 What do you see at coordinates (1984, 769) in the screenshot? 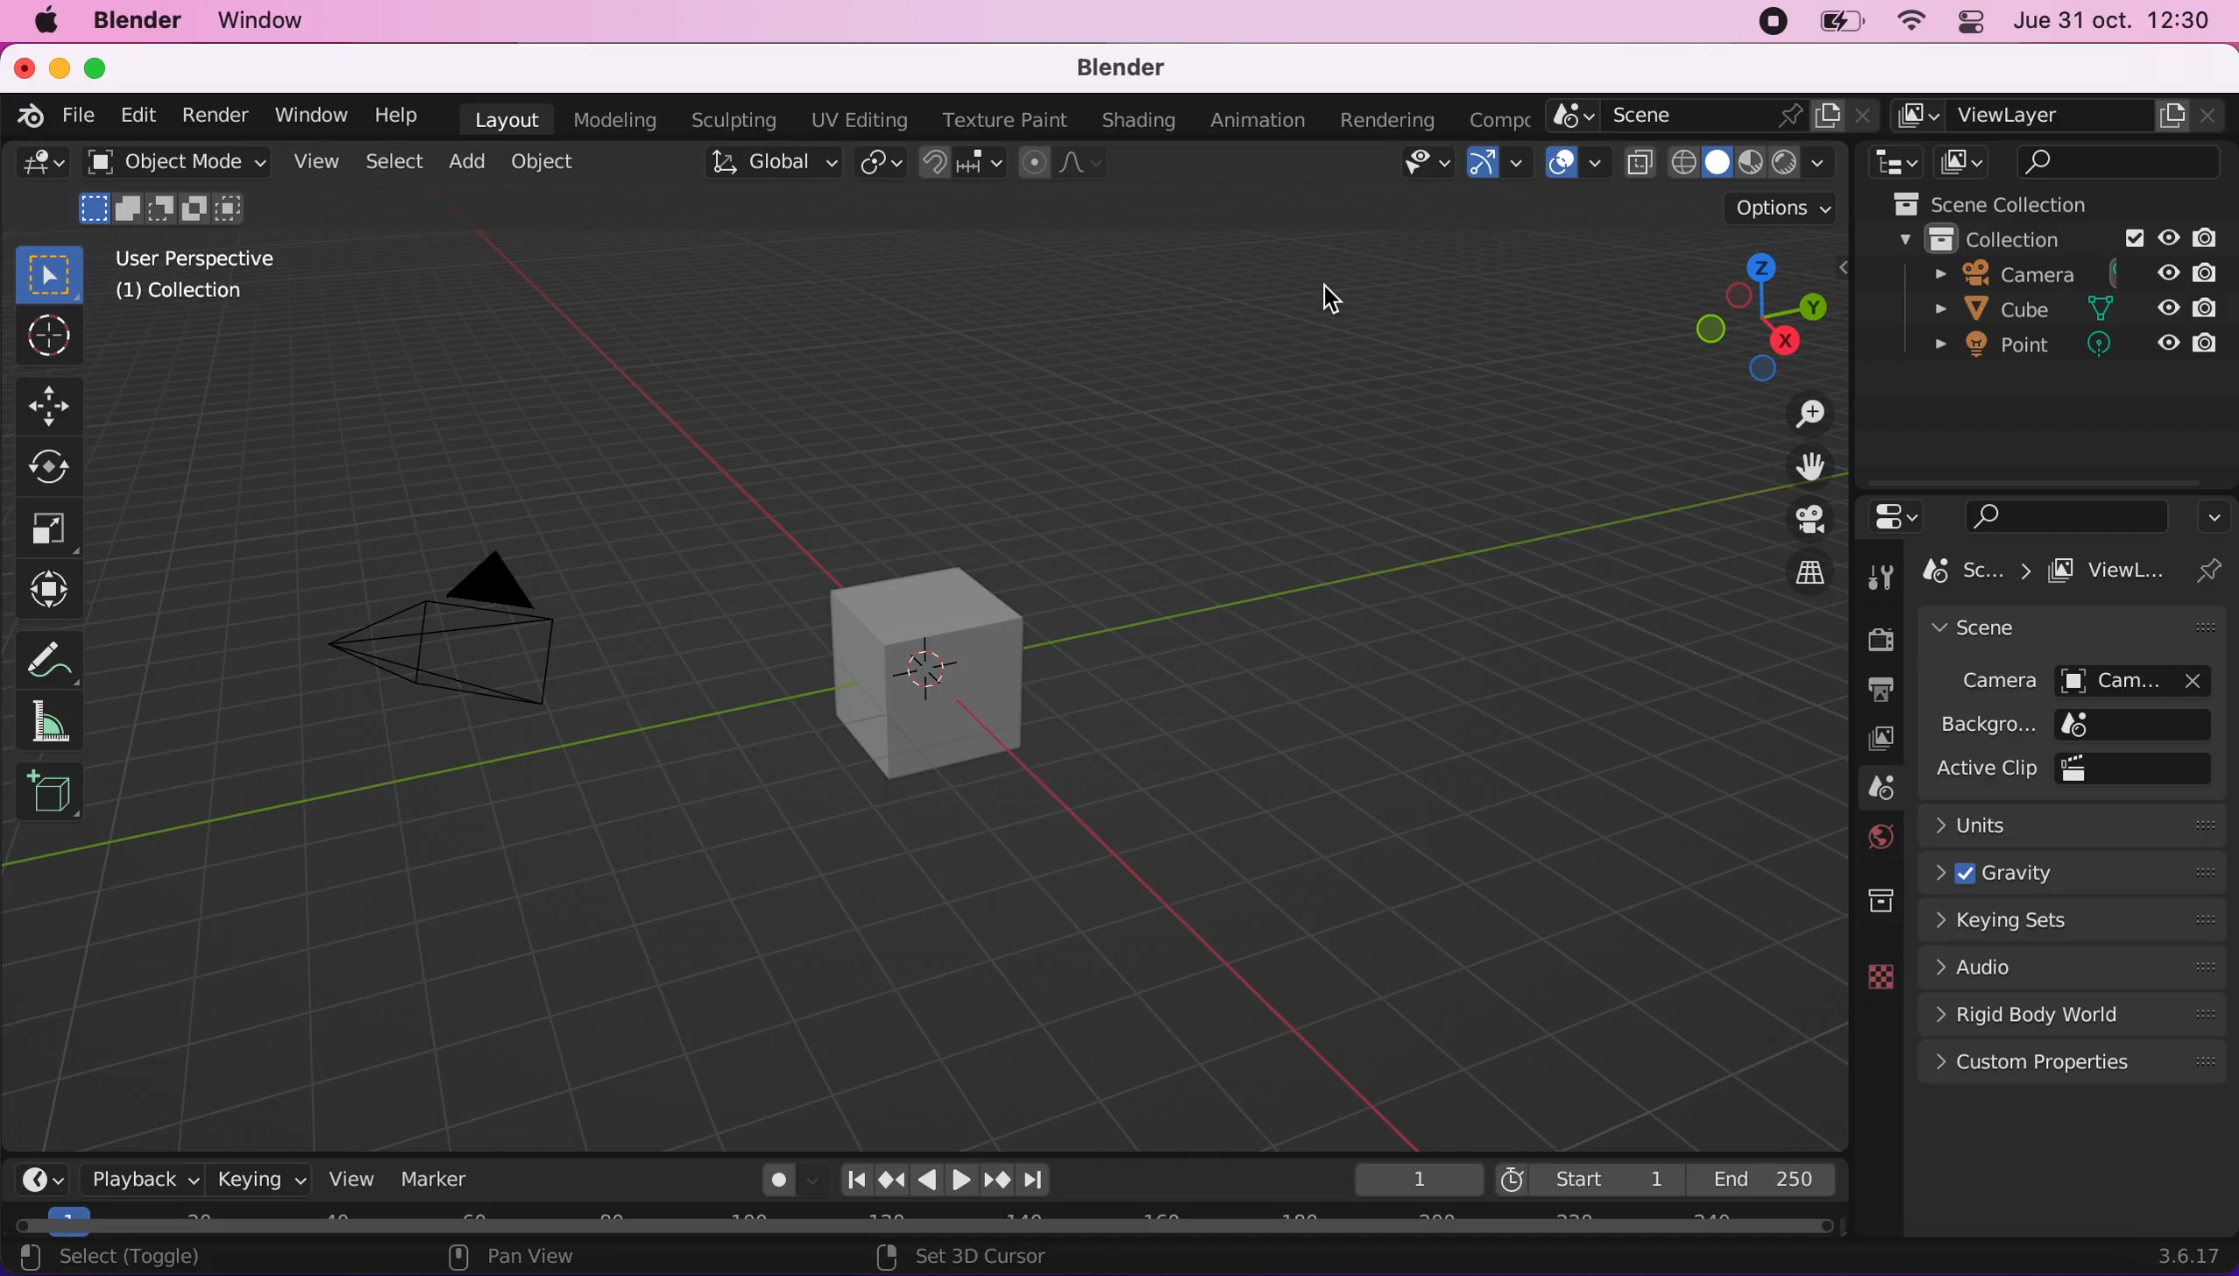
I see `active clip` at bounding box center [1984, 769].